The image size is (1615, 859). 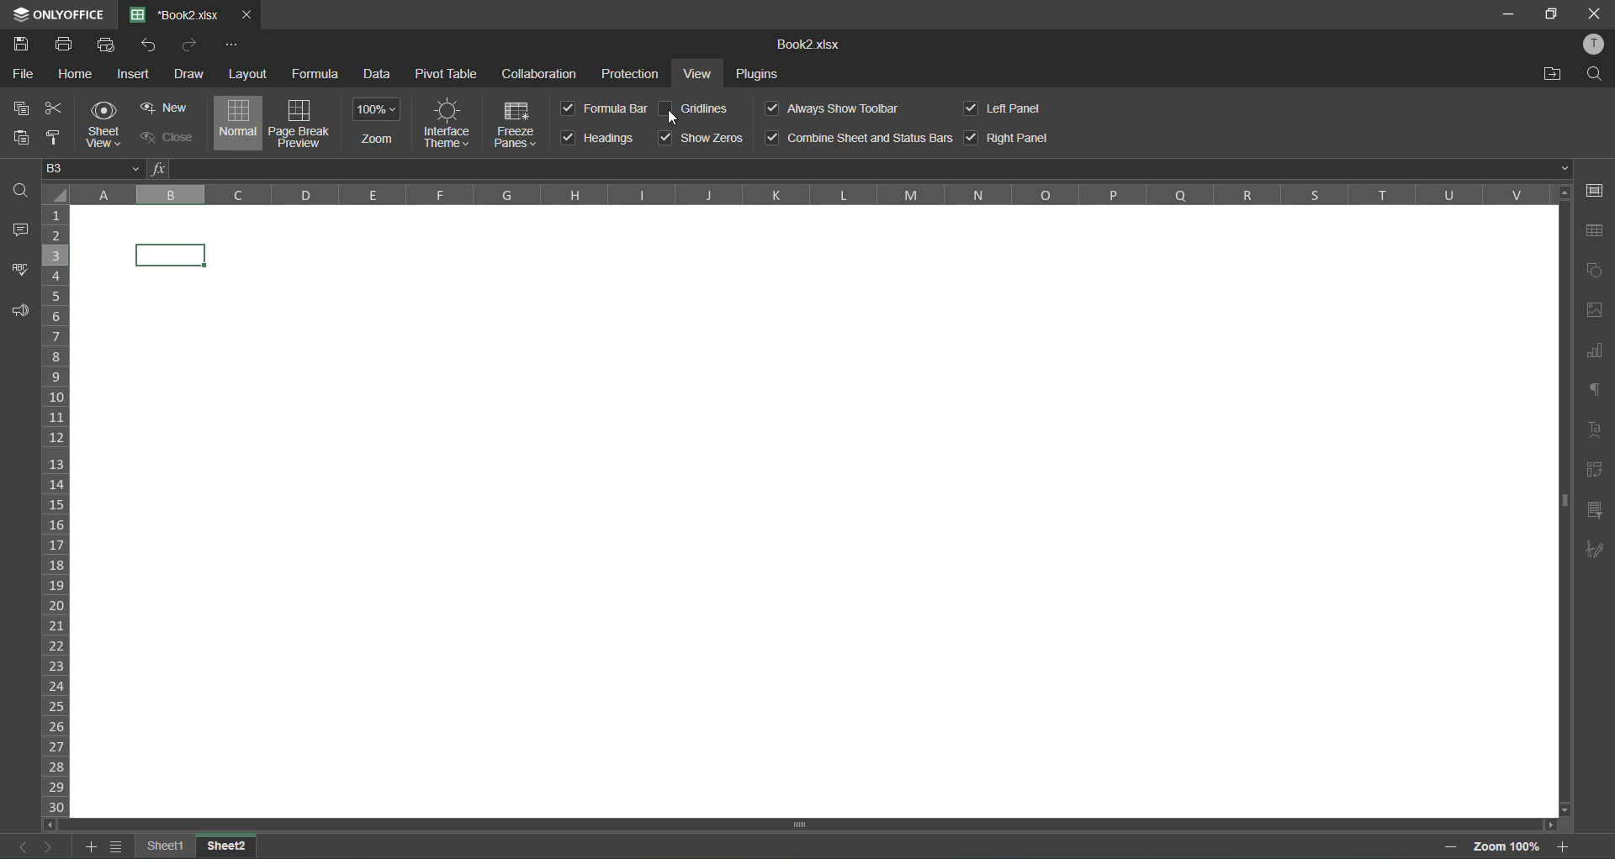 What do you see at coordinates (863, 170) in the screenshot?
I see `formula bar` at bounding box center [863, 170].